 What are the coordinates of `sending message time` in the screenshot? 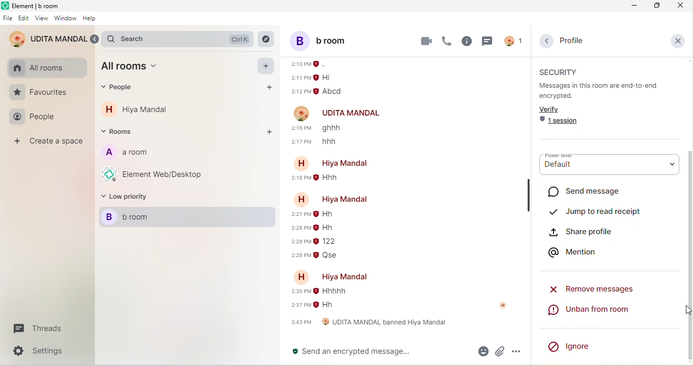 It's located at (298, 306).